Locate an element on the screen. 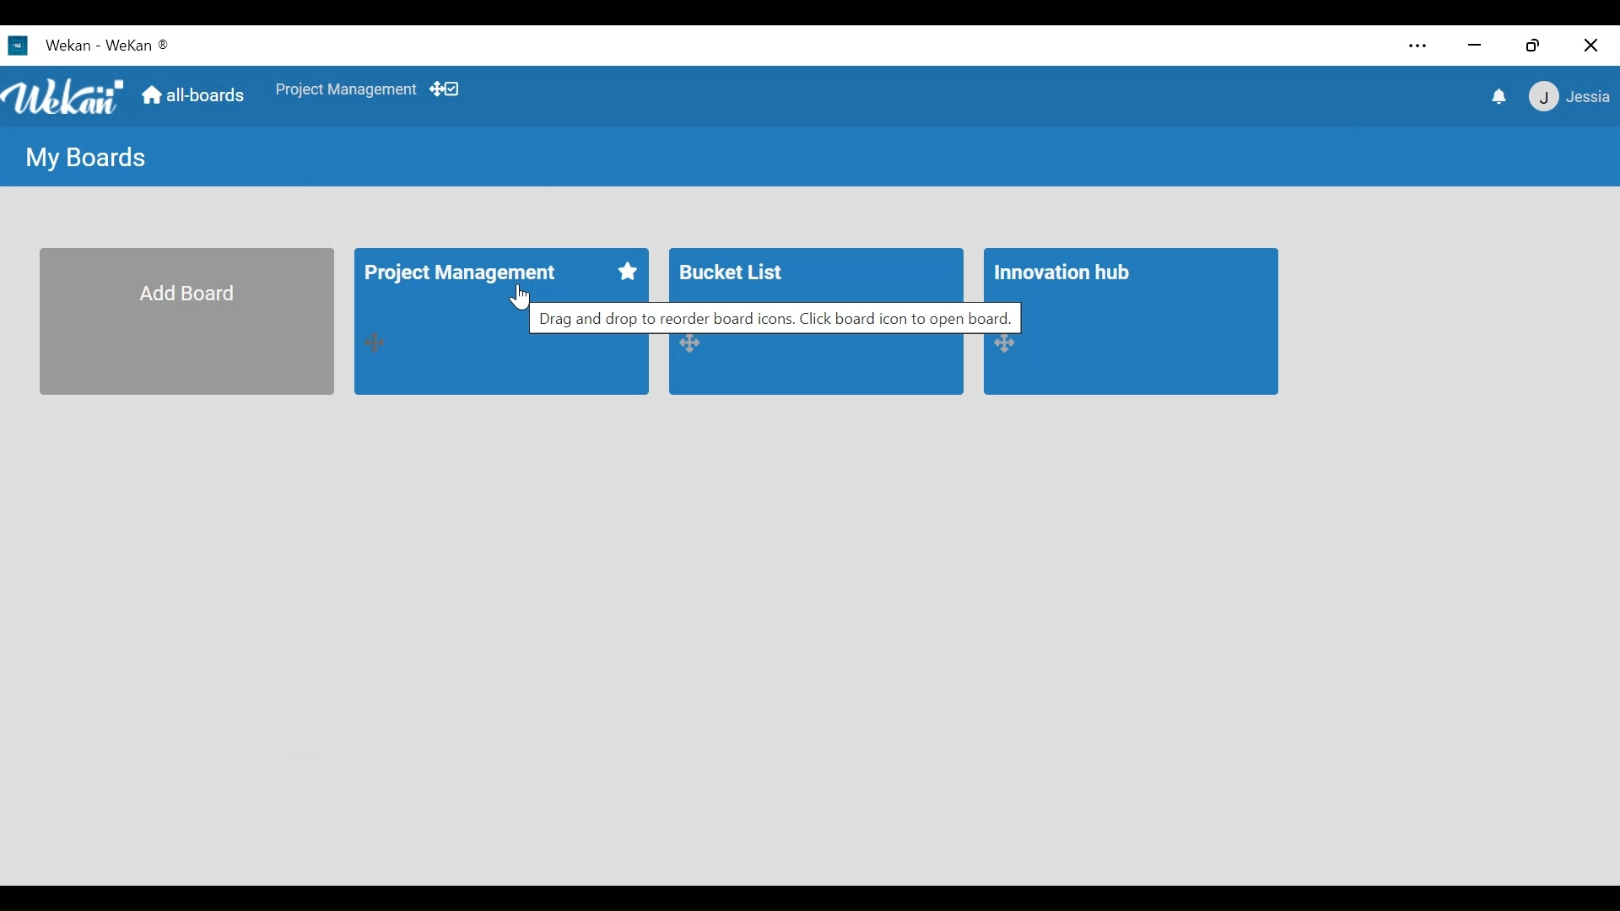 The height and width of the screenshot is (911, 1620). Shortcut to favourites is located at coordinates (348, 91).